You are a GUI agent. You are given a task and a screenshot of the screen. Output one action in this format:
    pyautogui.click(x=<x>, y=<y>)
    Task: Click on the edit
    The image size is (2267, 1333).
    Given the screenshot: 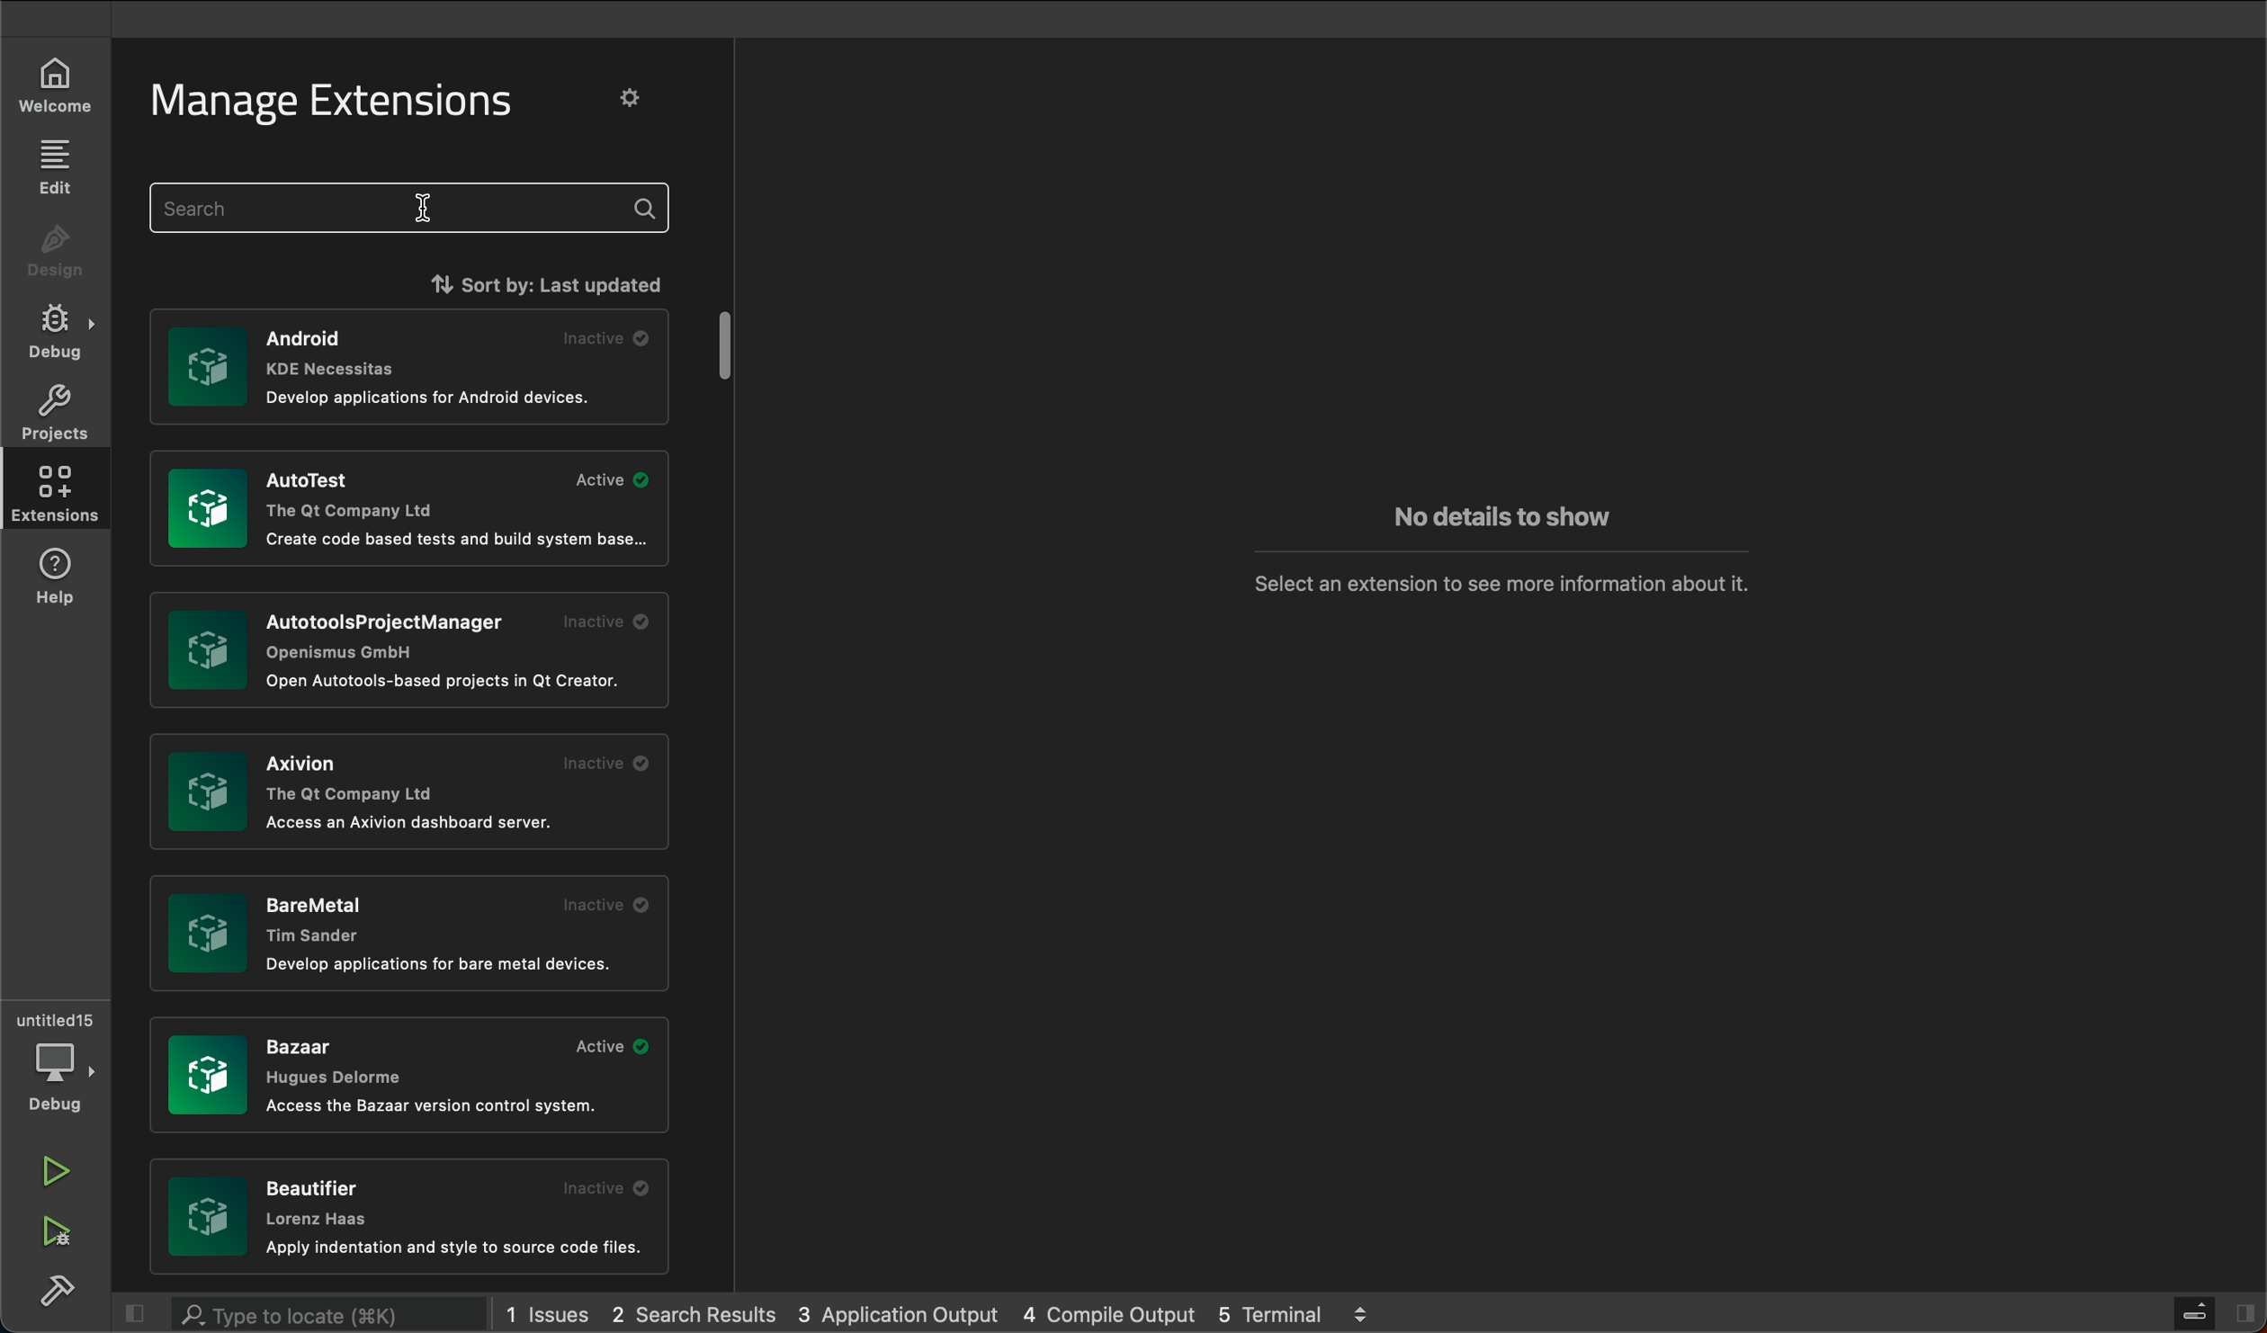 What is the action you would take?
    pyautogui.click(x=53, y=165)
    